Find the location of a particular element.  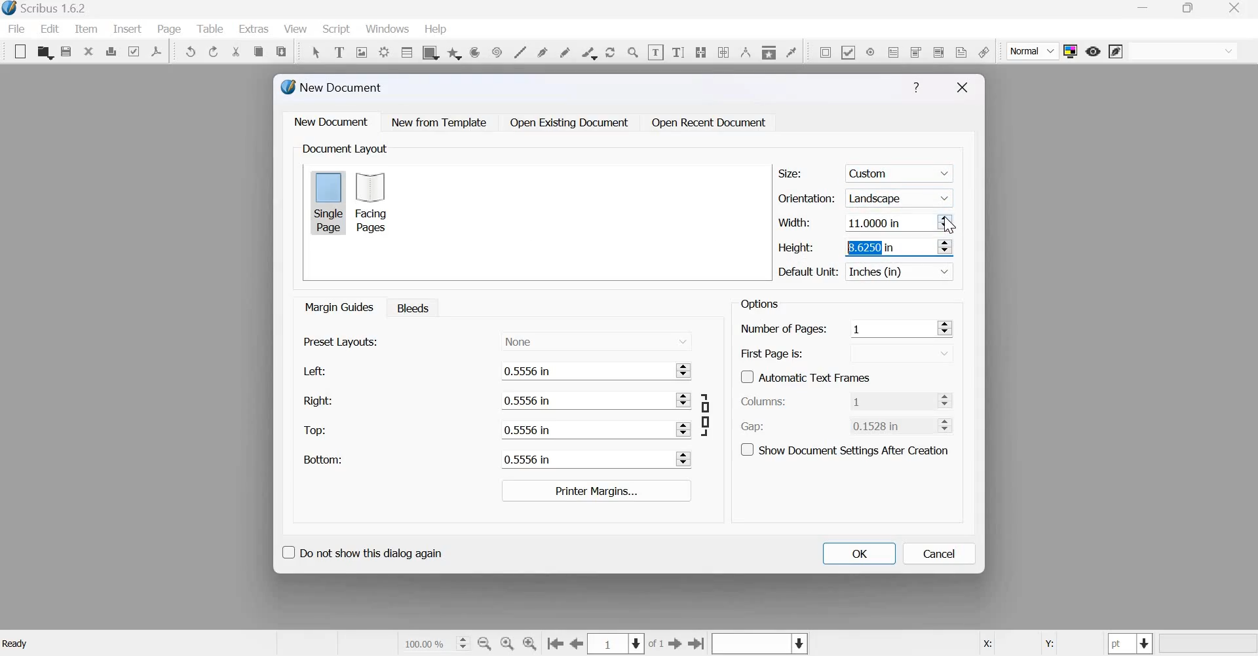

New Document is located at coordinates (333, 87).